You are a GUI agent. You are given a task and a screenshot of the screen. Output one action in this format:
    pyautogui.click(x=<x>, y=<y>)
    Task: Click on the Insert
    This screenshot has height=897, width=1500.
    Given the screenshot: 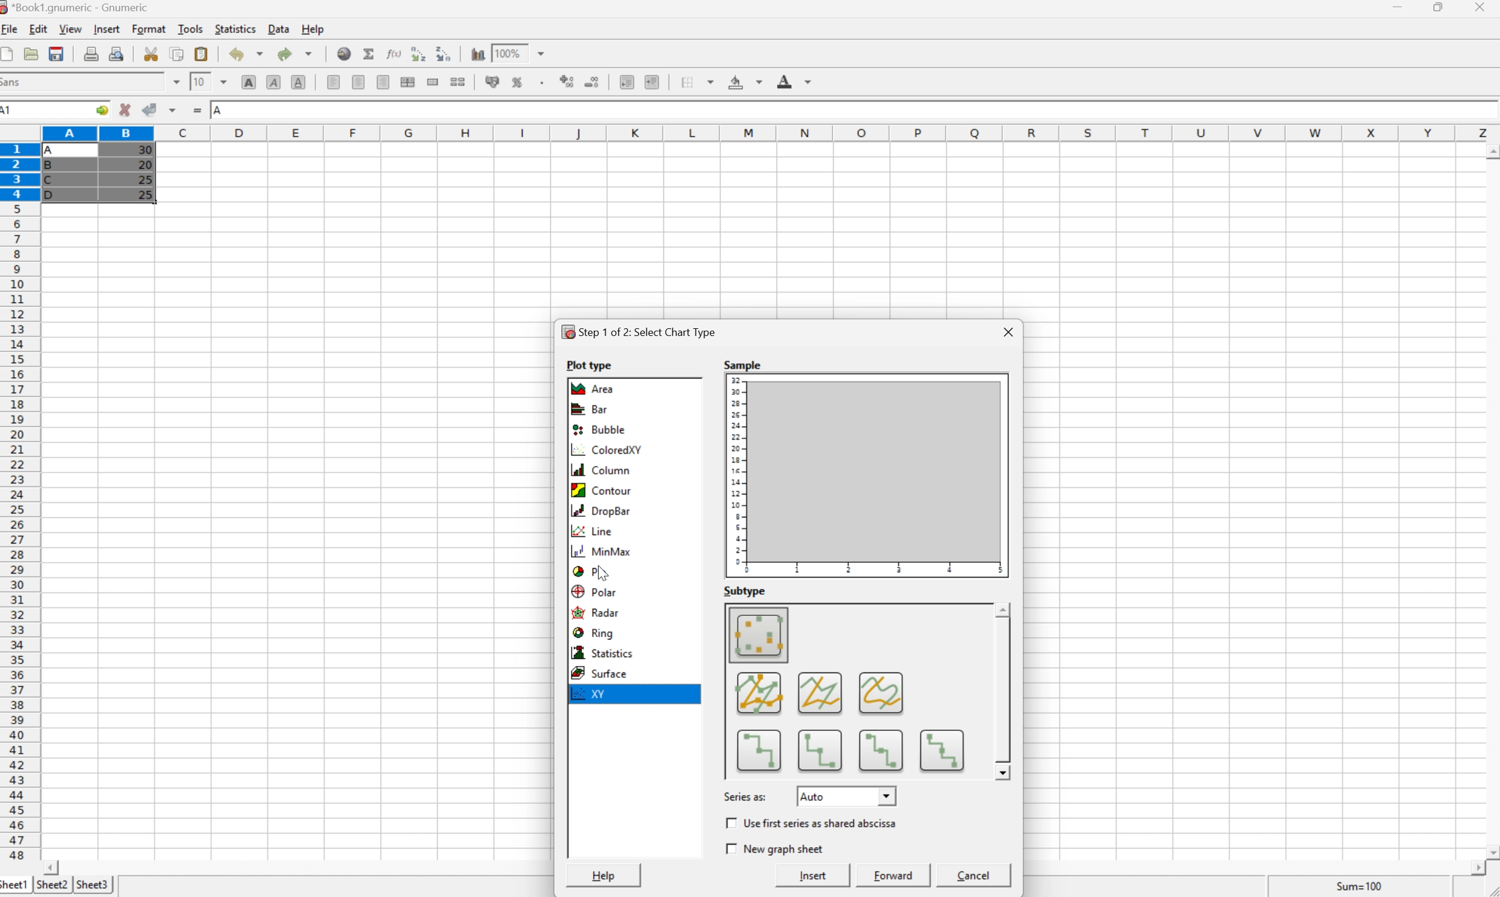 What is the action you would take?
    pyautogui.click(x=814, y=876)
    